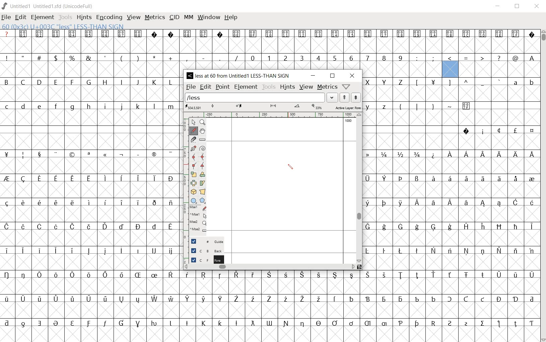 This screenshot has width=546, height=342. Describe the element at coordinates (194, 131) in the screenshot. I see `draw a freehand curve` at that location.